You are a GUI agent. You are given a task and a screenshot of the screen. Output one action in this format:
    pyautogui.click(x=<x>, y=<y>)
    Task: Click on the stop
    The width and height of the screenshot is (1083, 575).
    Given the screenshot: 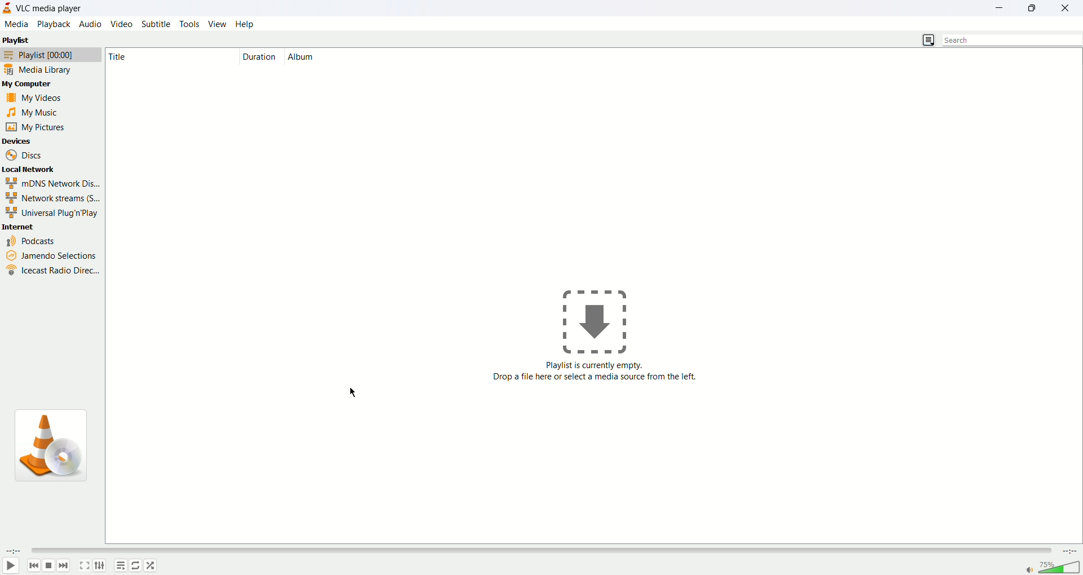 What is the action you would take?
    pyautogui.click(x=48, y=565)
    